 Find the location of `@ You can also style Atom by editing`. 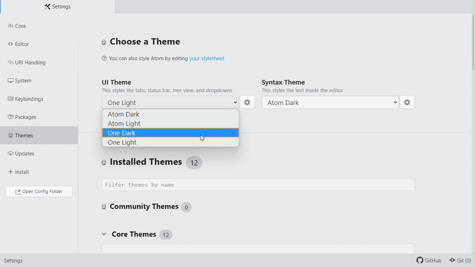

@ You can also style Atom by editing is located at coordinates (144, 59).